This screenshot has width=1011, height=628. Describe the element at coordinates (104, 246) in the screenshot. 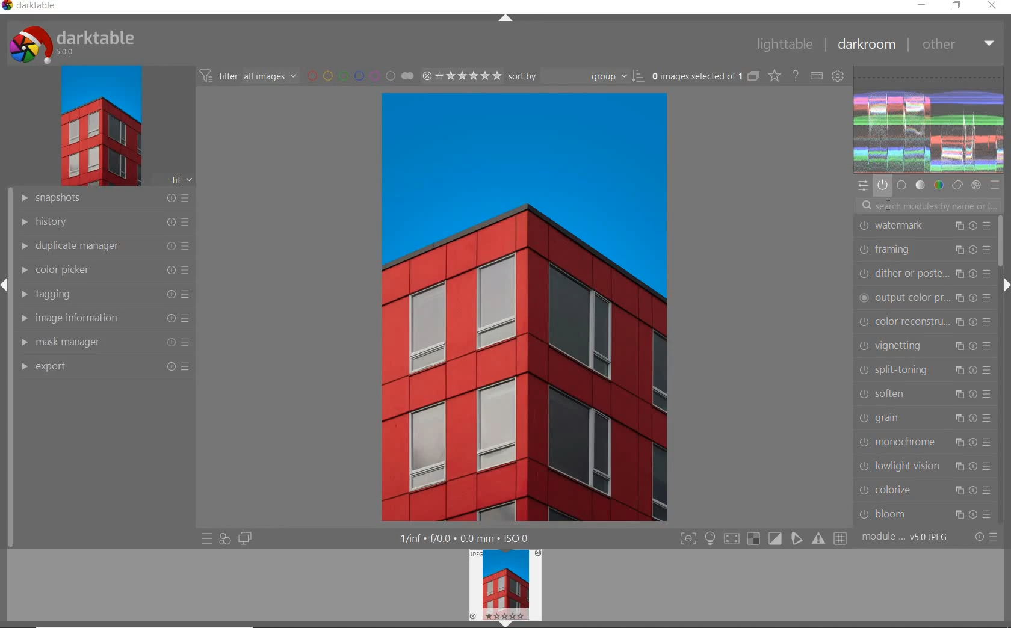

I see `duplicate manager` at that location.